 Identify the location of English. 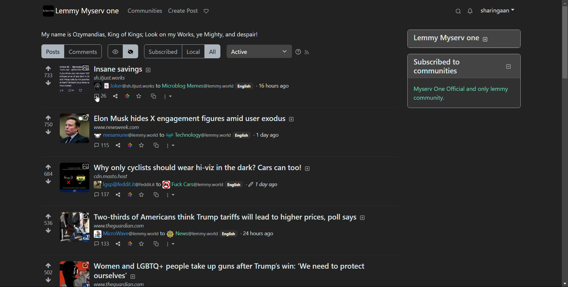
(228, 233).